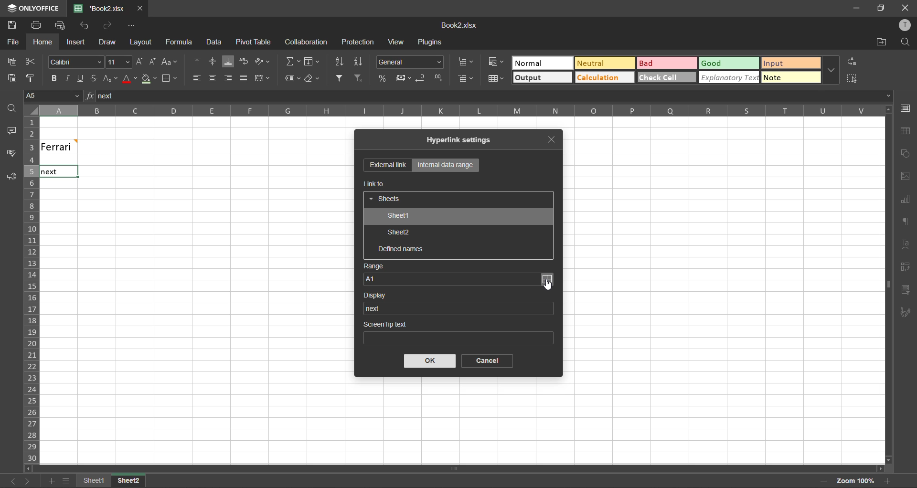 The height and width of the screenshot is (488, 917). Describe the element at coordinates (659, 63) in the screenshot. I see `bad` at that location.